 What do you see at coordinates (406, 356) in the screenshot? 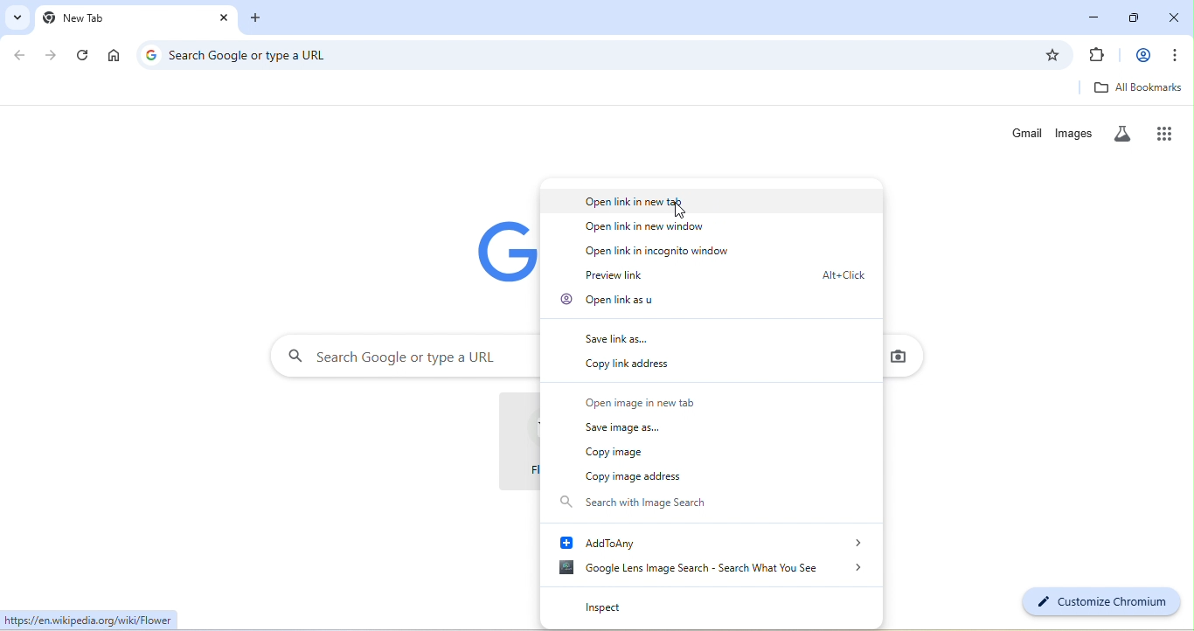
I see `search google` at bounding box center [406, 356].